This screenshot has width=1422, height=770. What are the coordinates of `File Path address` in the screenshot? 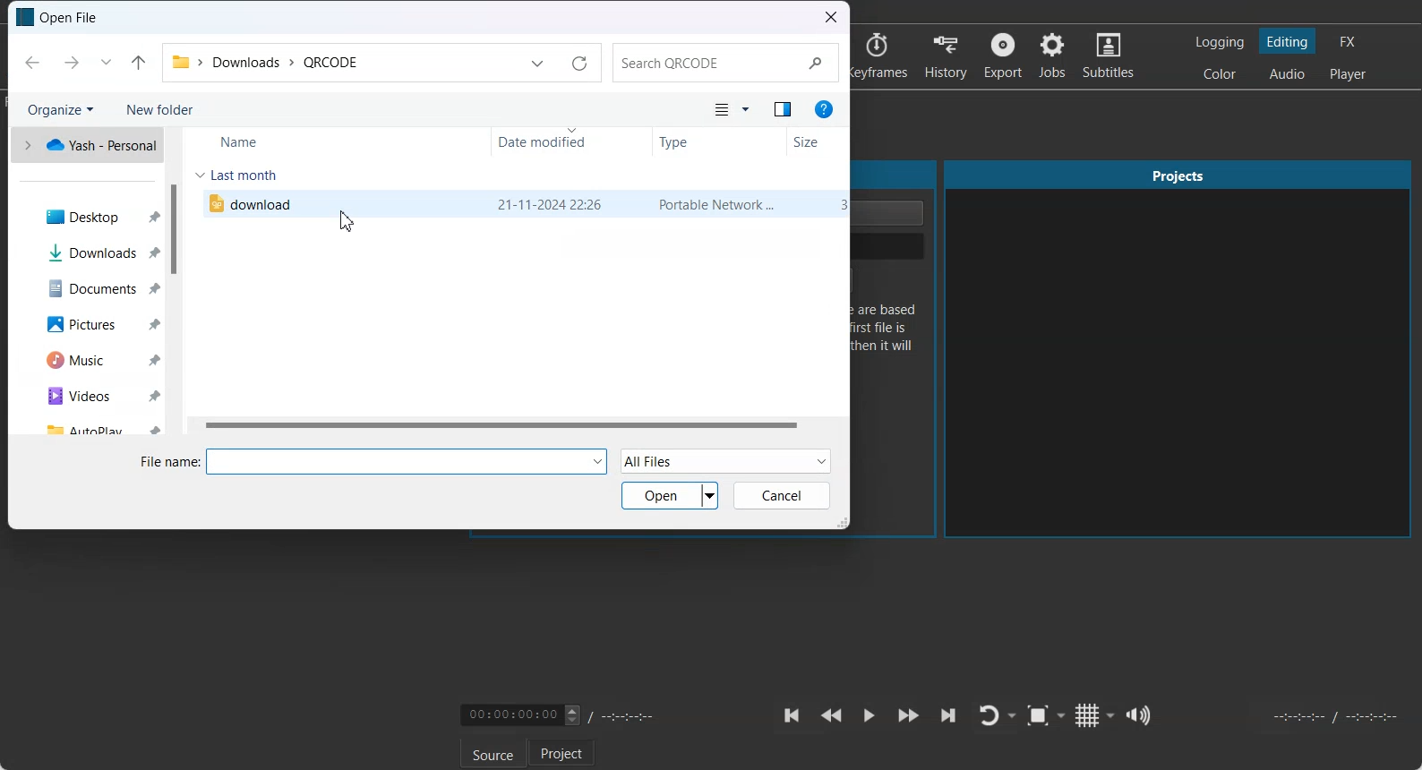 It's located at (266, 61).